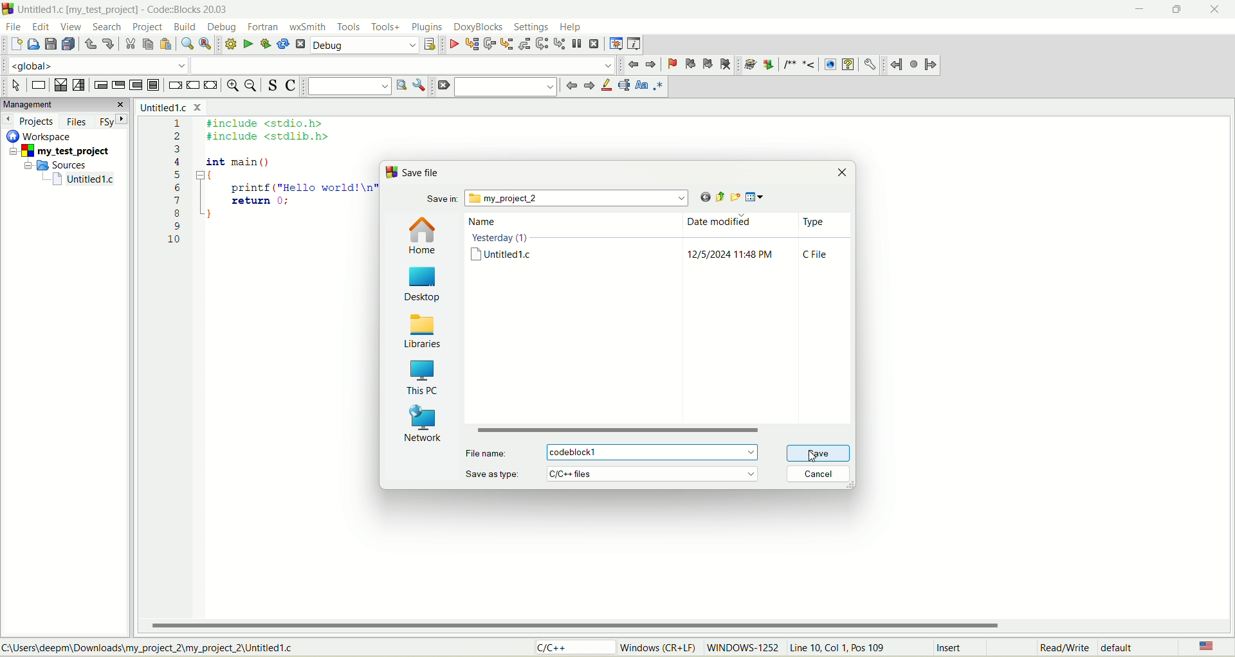 This screenshot has height=657, width=1235. Describe the element at coordinates (283, 45) in the screenshot. I see `rebuild` at that location.